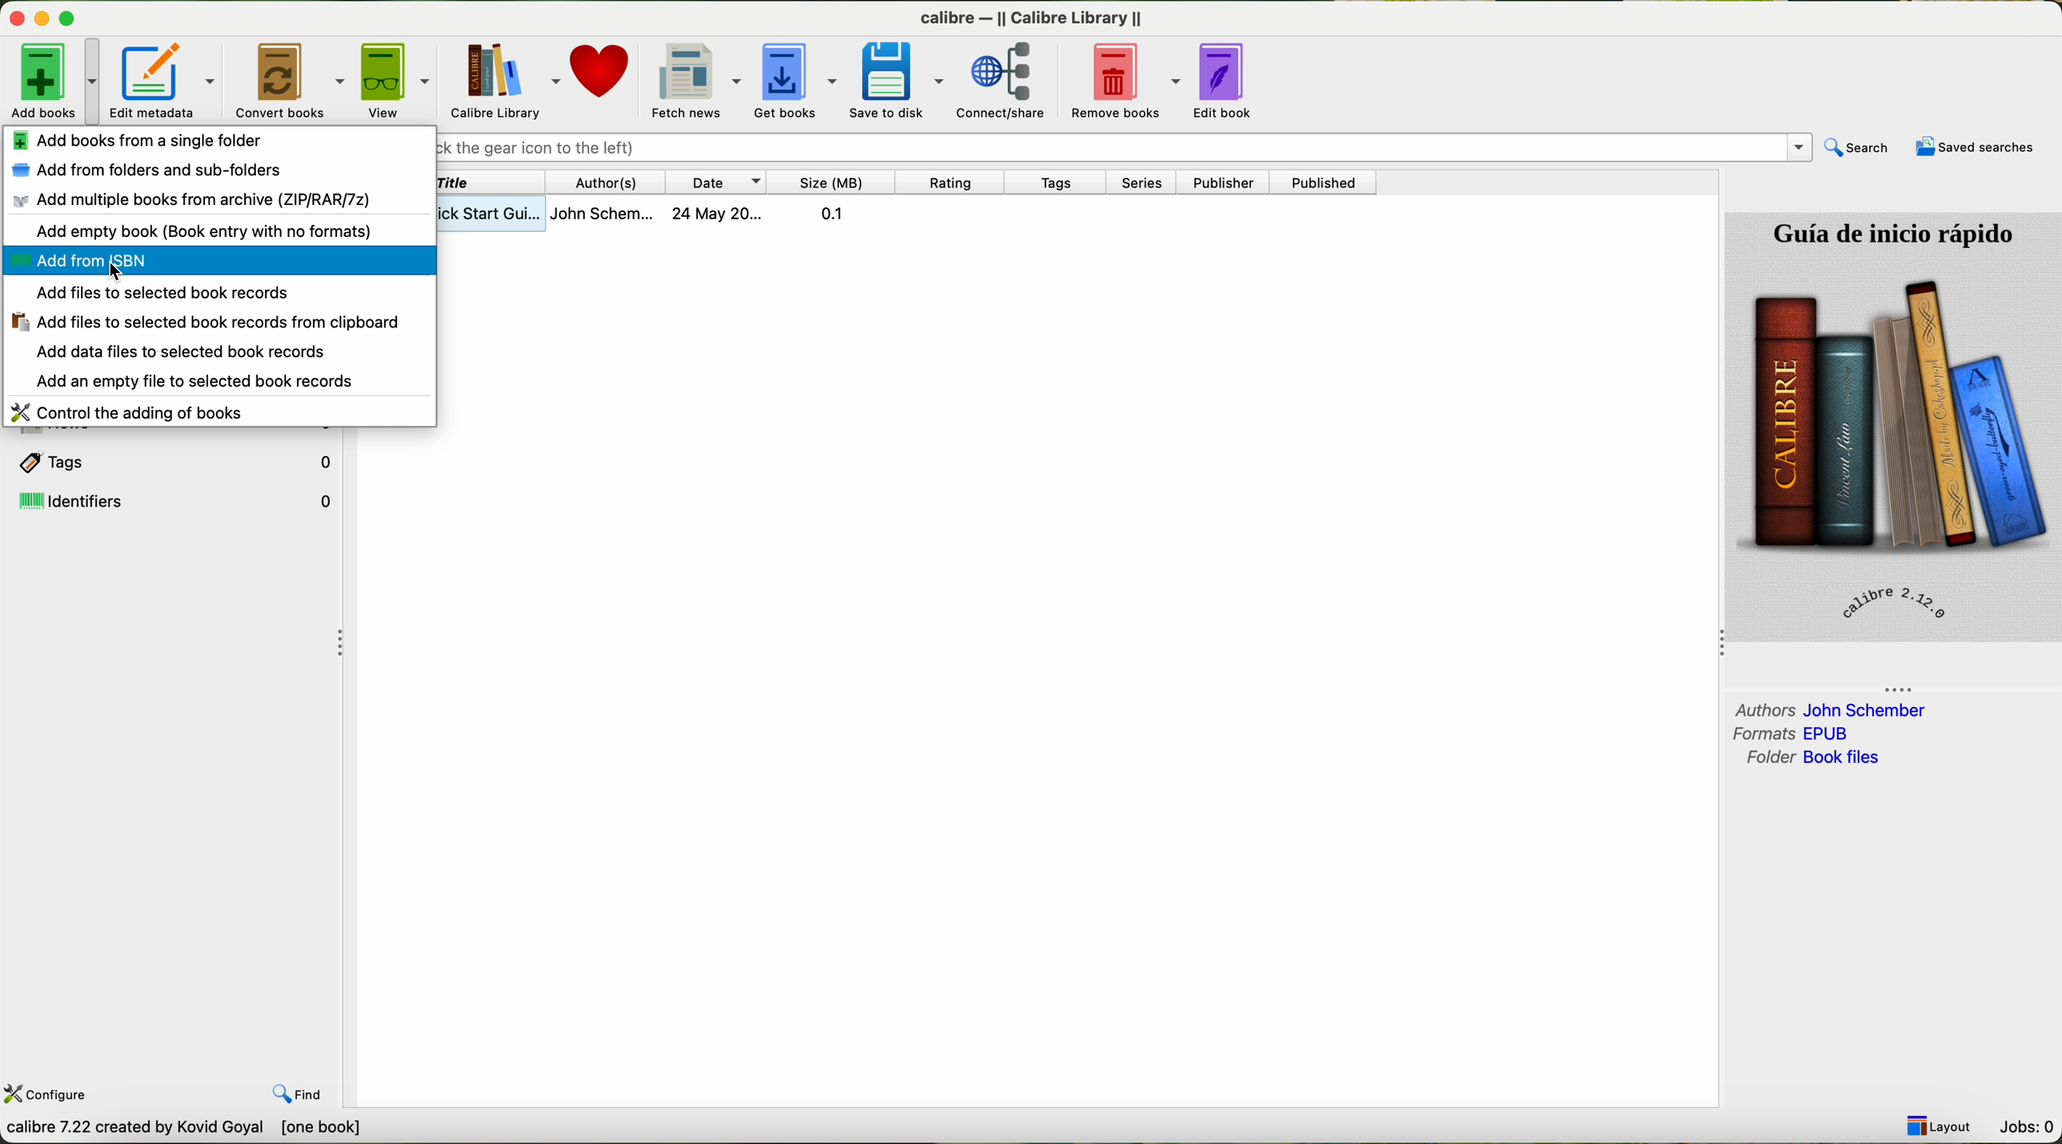 This screenshot has height=1144, width=2062. What do you see at coordinates (153, 171) in the screenshot?
I see `add from folders` at bounding box center [153, 171].